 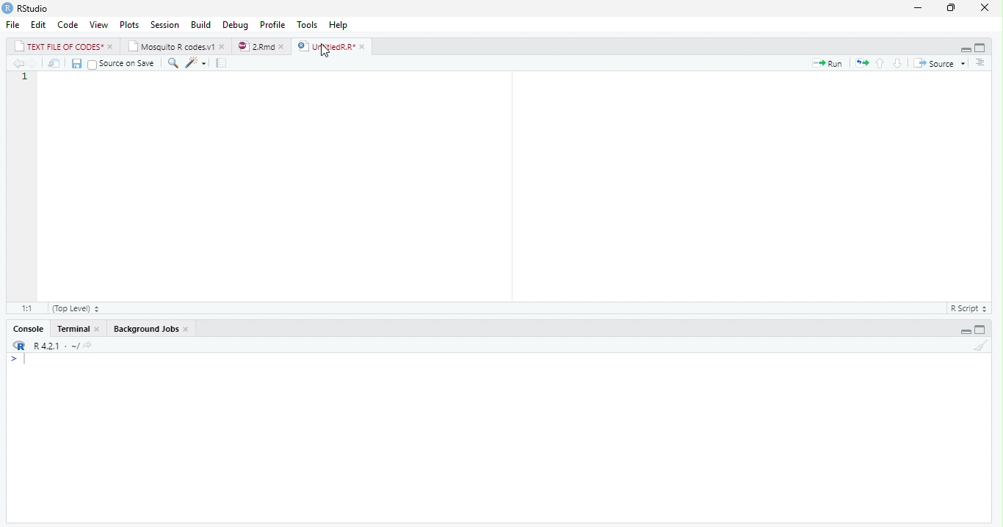 I want to click on Full Height, so click(x=982, y=328).